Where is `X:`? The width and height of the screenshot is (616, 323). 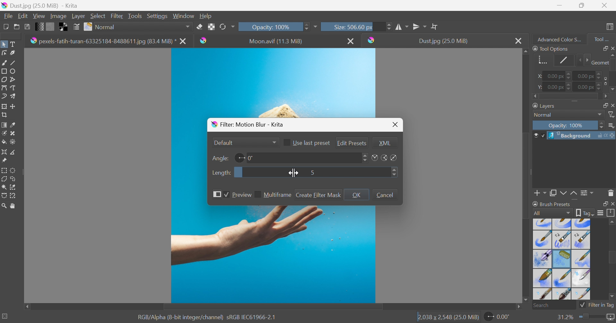
X: is located at coordinates (538, 76).